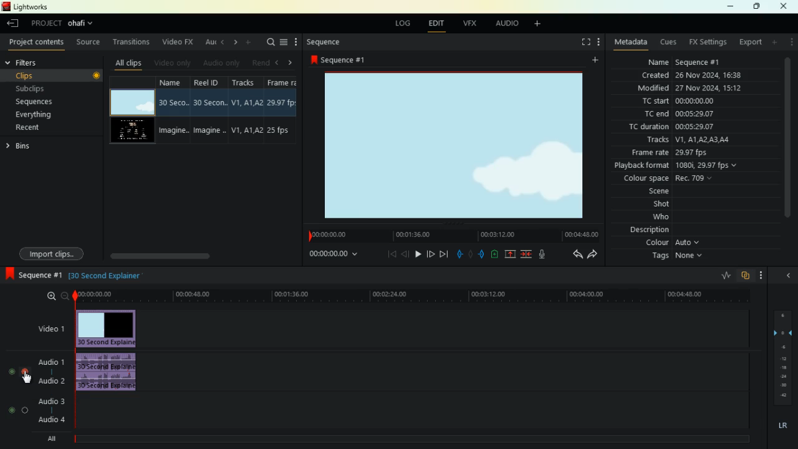 This screenshot has height=449, width=798. I want to click on all clips, so click(128, 62).